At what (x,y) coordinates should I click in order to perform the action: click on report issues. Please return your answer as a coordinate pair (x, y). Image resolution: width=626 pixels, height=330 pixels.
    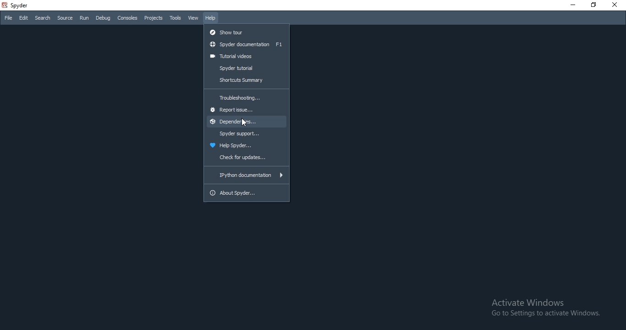
    Looking at the image, I should click on (246, 111).